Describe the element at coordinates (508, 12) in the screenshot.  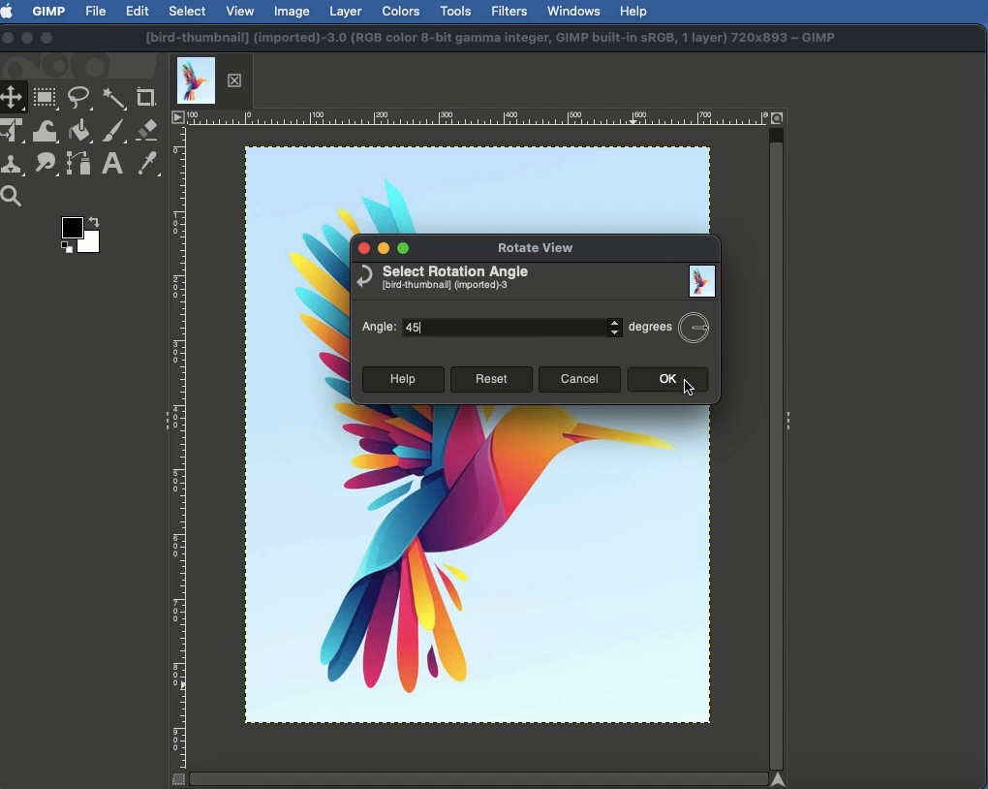
I see `Filters` at that location.